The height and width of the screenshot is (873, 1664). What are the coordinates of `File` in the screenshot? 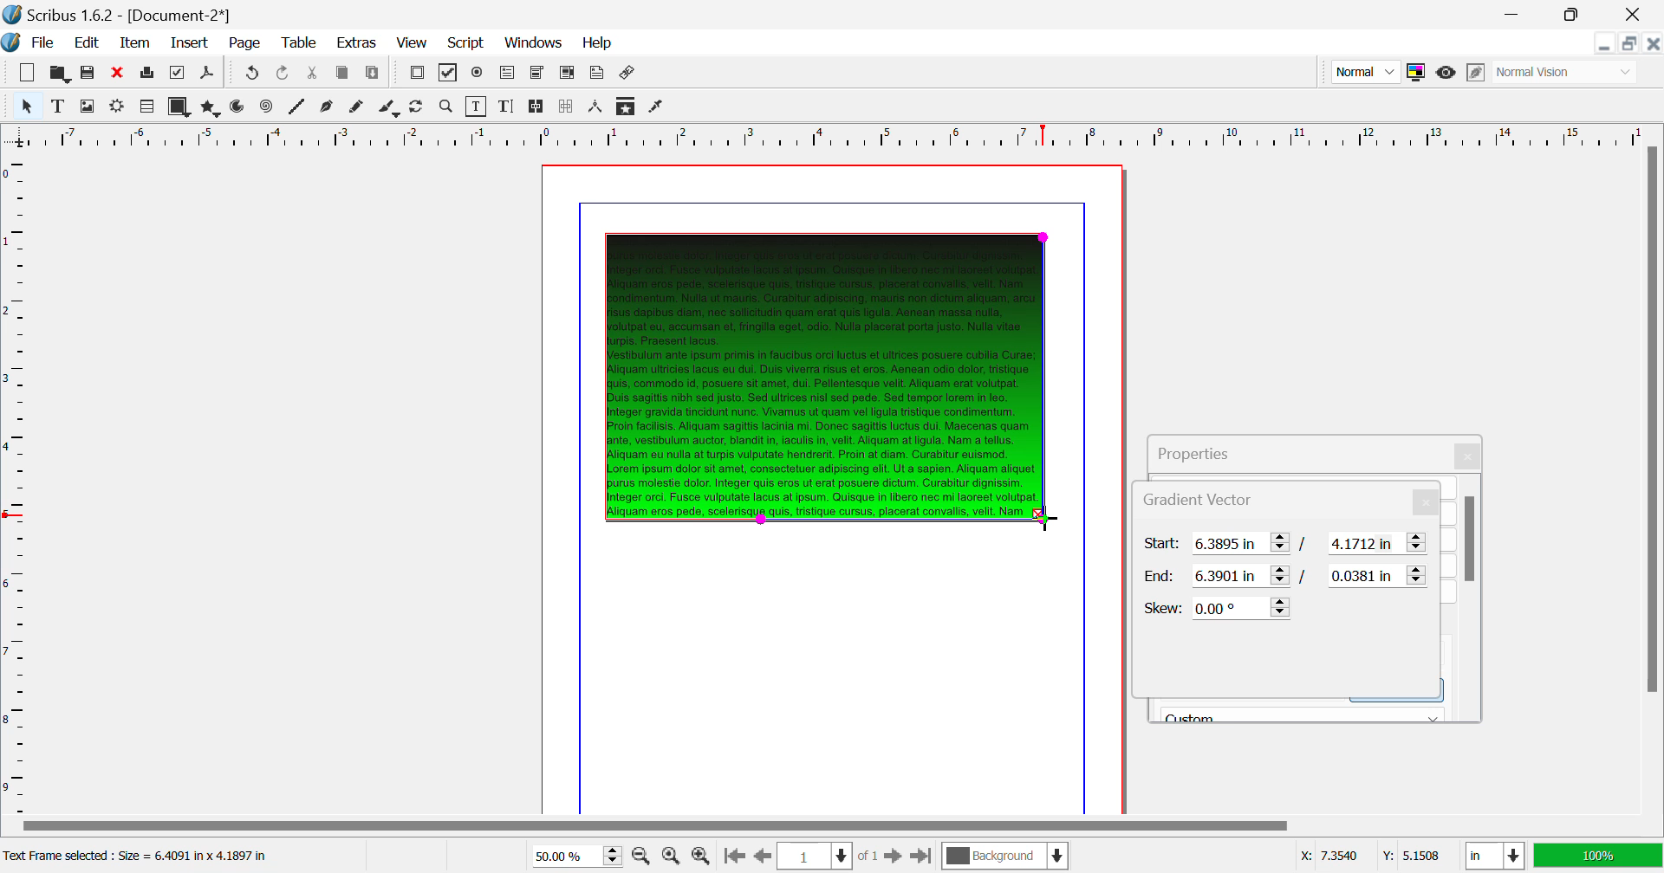 It's located at (31, 43).